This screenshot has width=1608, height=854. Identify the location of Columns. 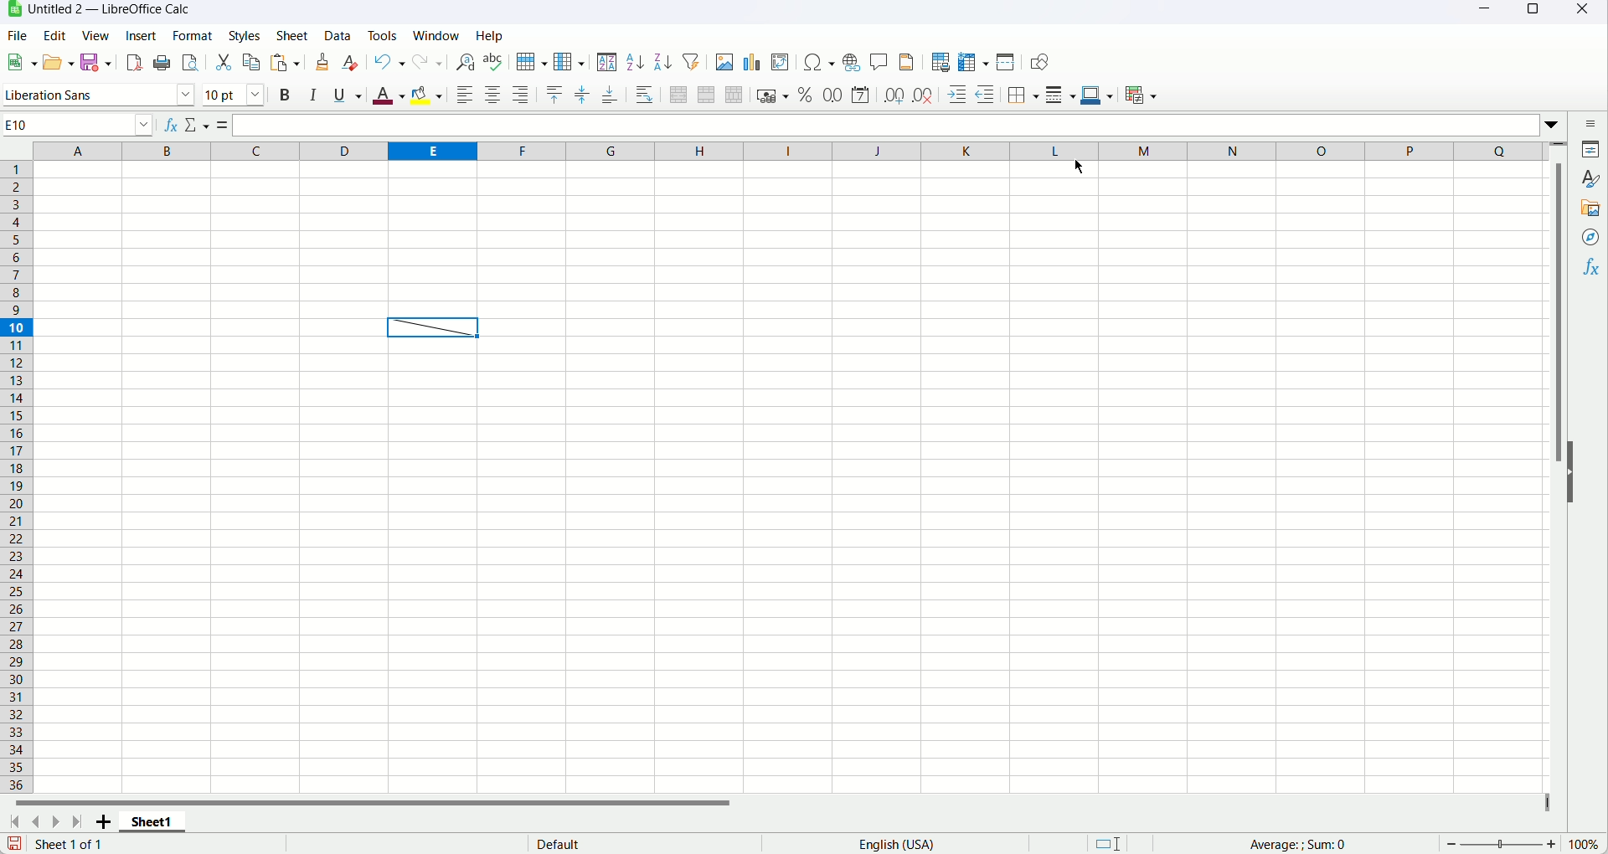
(787, 149).